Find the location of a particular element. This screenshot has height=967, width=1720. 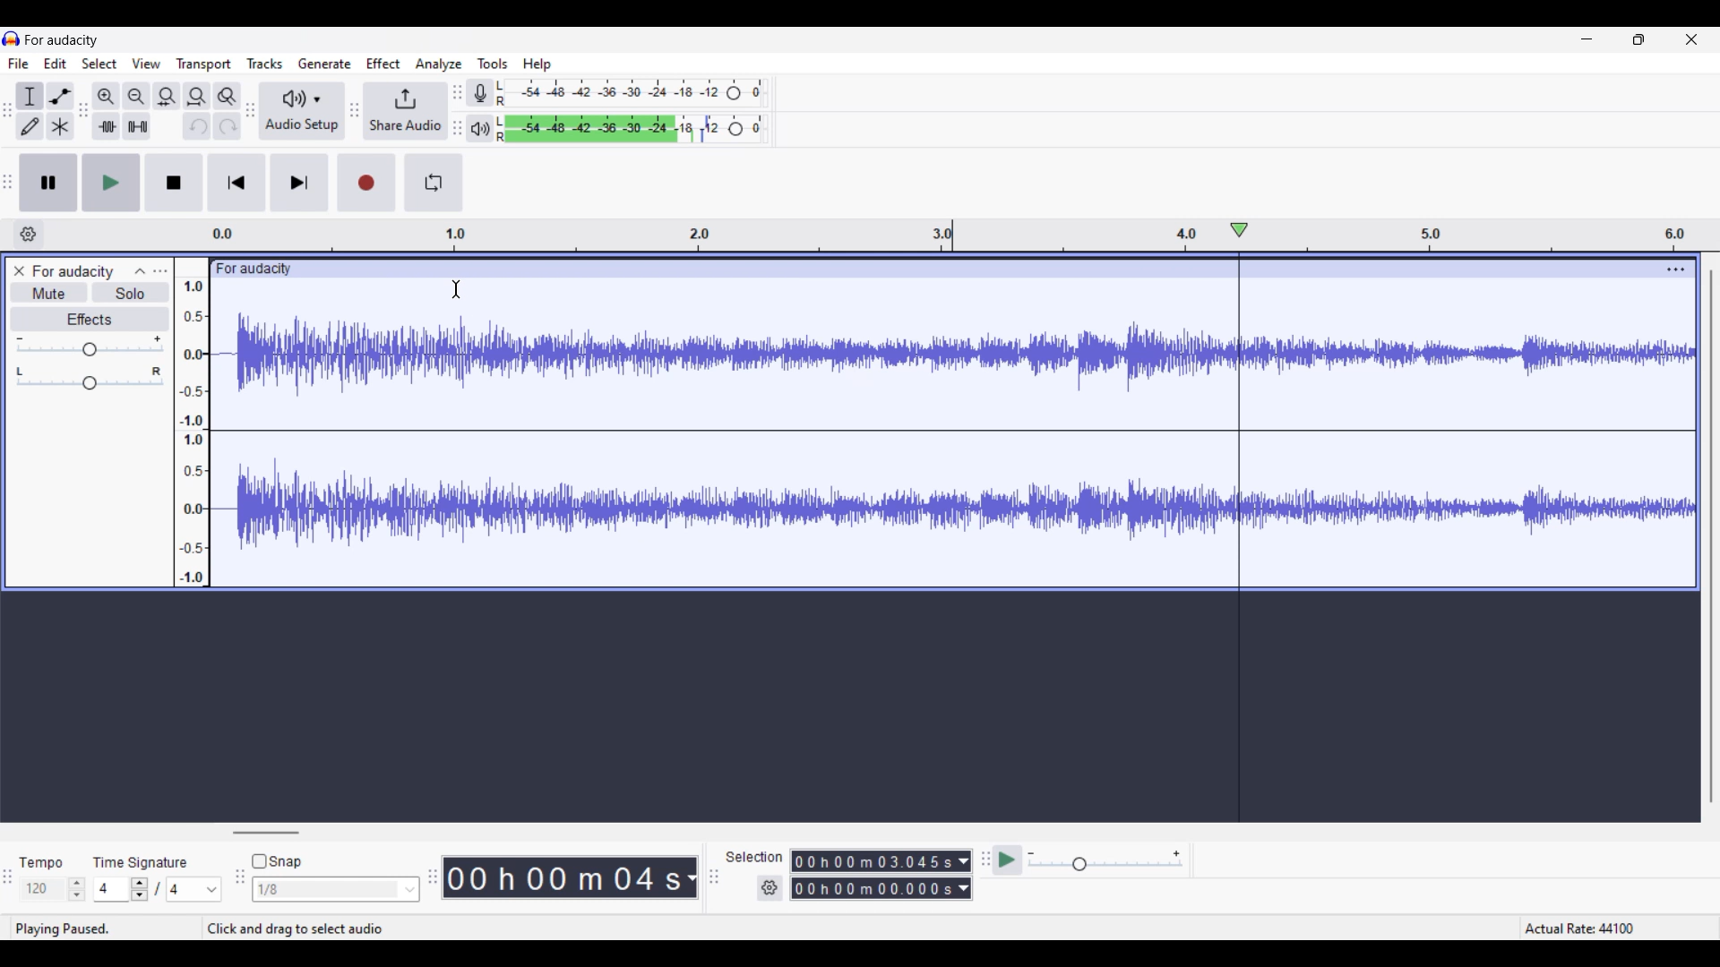

Collapse is located at coordinates (140, 270).